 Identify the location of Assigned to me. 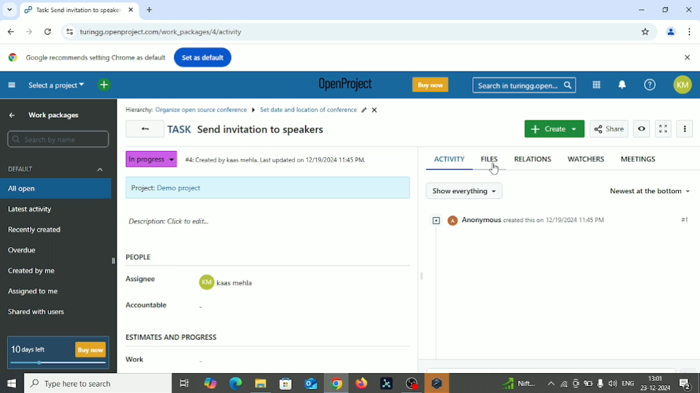
(33, 291).